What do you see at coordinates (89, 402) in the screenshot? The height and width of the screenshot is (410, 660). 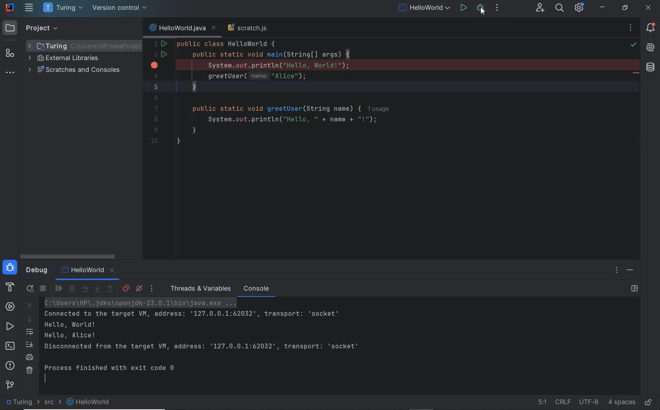 I see `file name` at bounding box center [89, 402].